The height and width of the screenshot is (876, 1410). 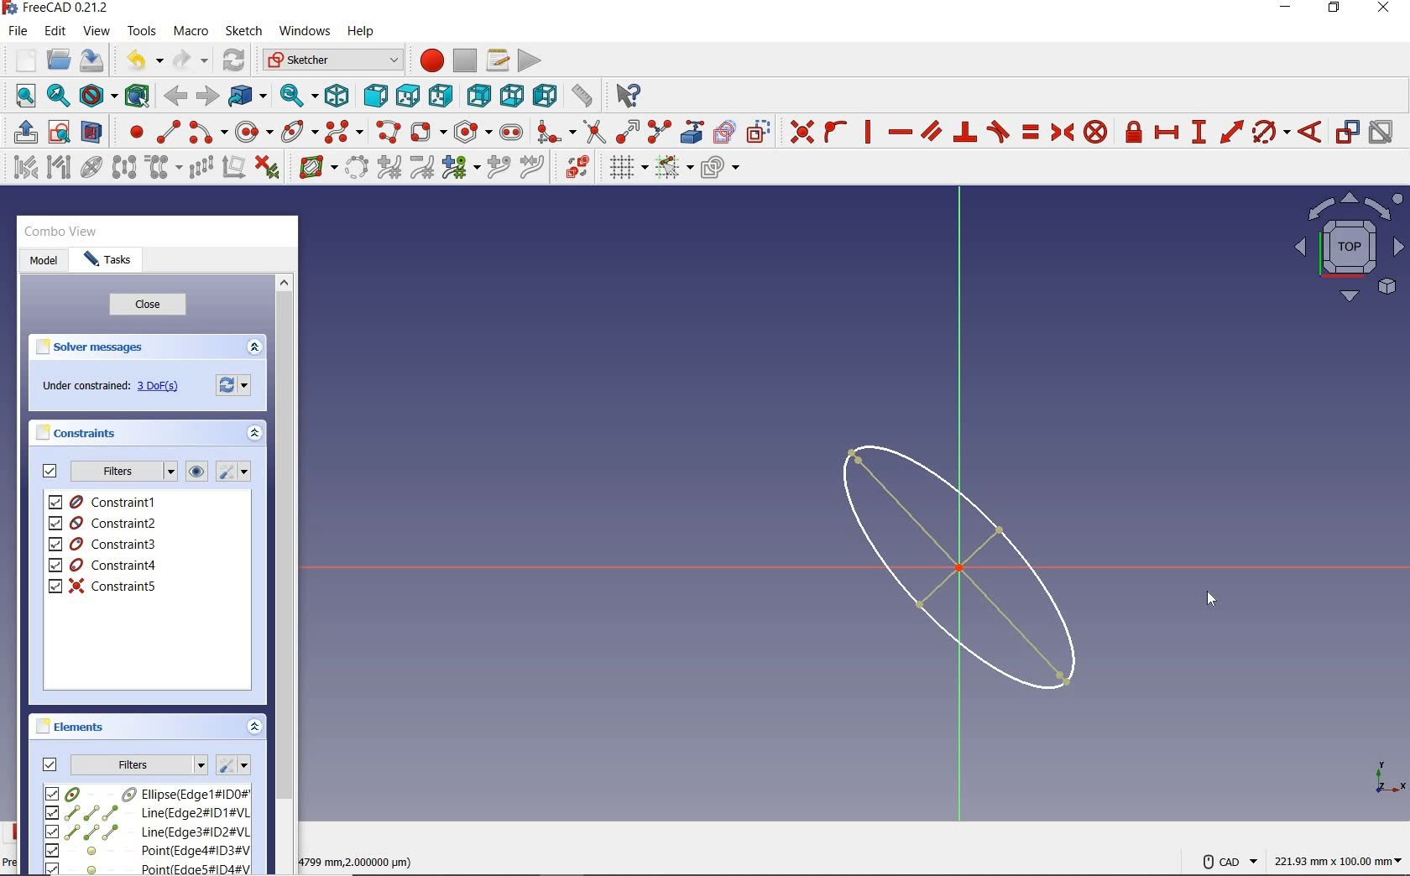 What do you see at coordinates (360, 859) in the screenshot?
I see `cursor coordinates` at bounding box center [360, 859].